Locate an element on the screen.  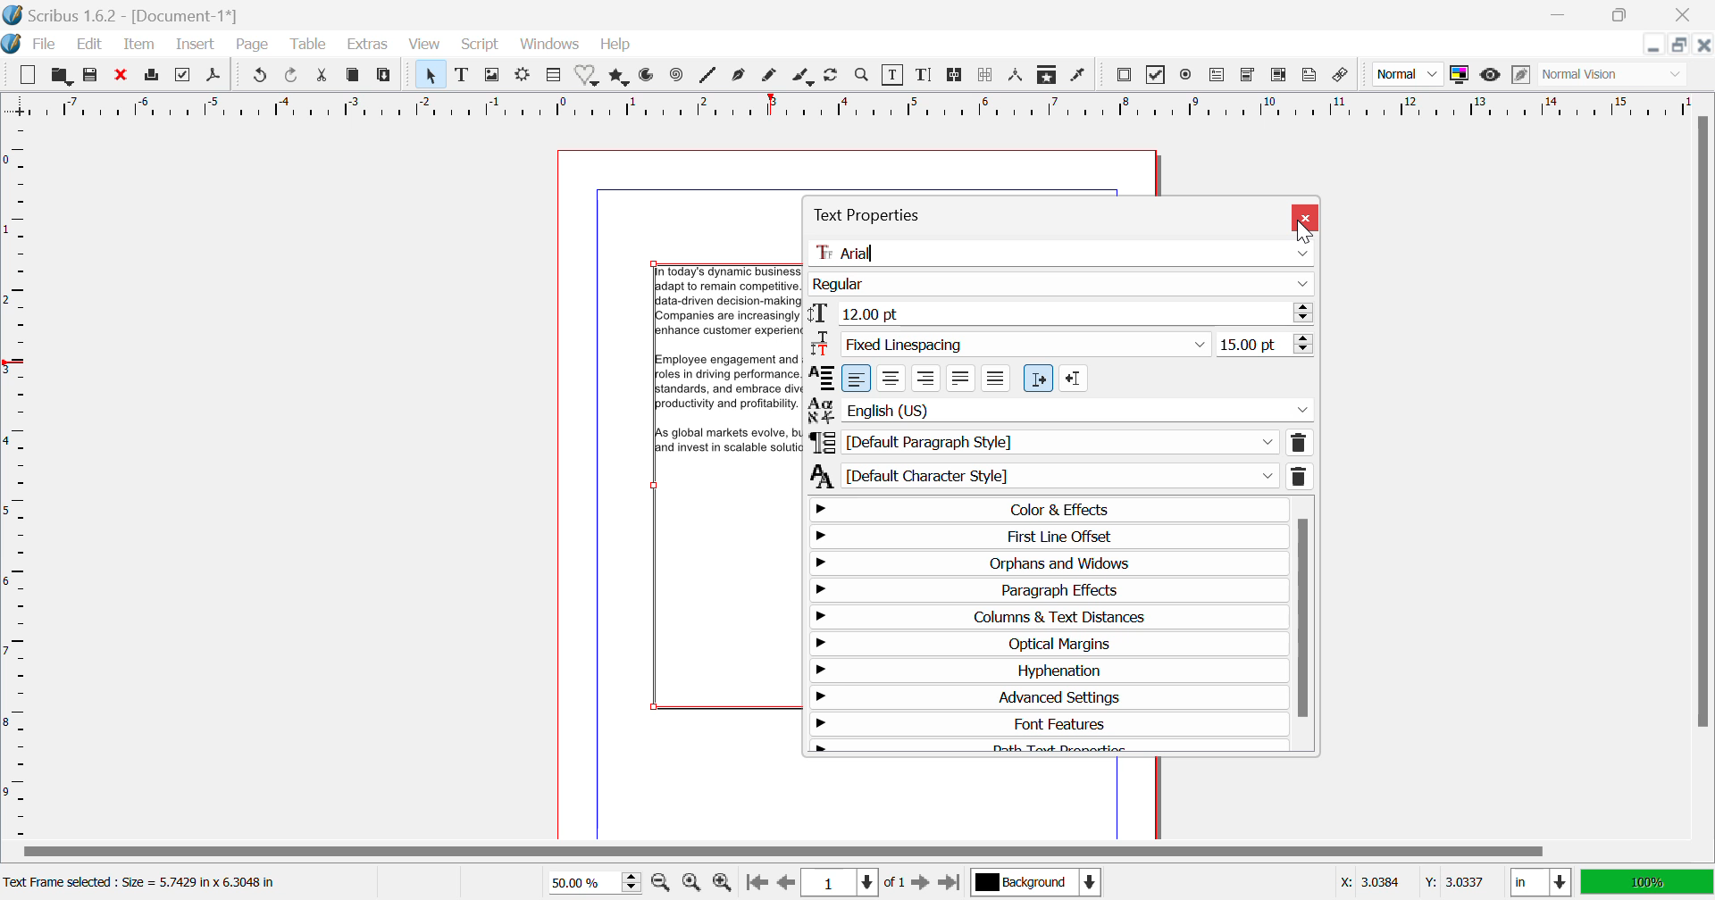
Edit is located at coordinates (89, 46).